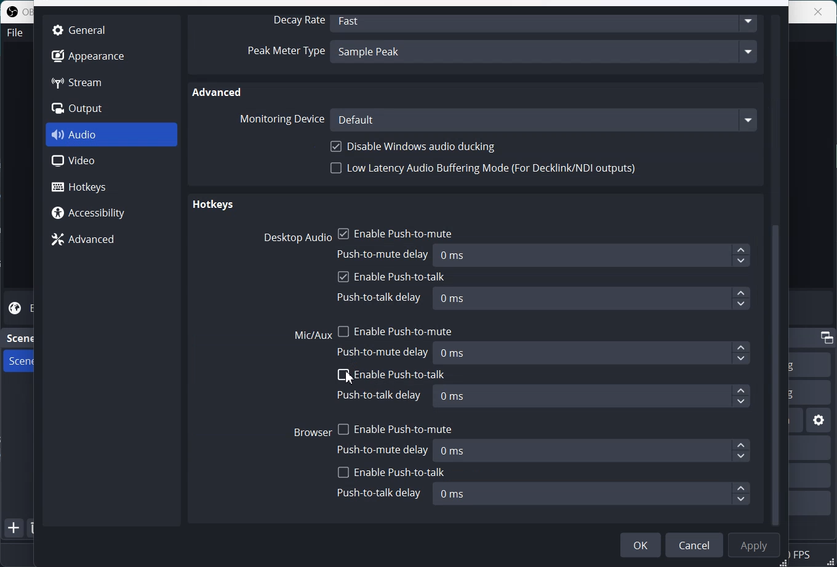 The height and width of the screenshot is (567, 837). Describe the element at coordinates (385, 352) in the screenshot. I see `Push-to-mute` at that location.